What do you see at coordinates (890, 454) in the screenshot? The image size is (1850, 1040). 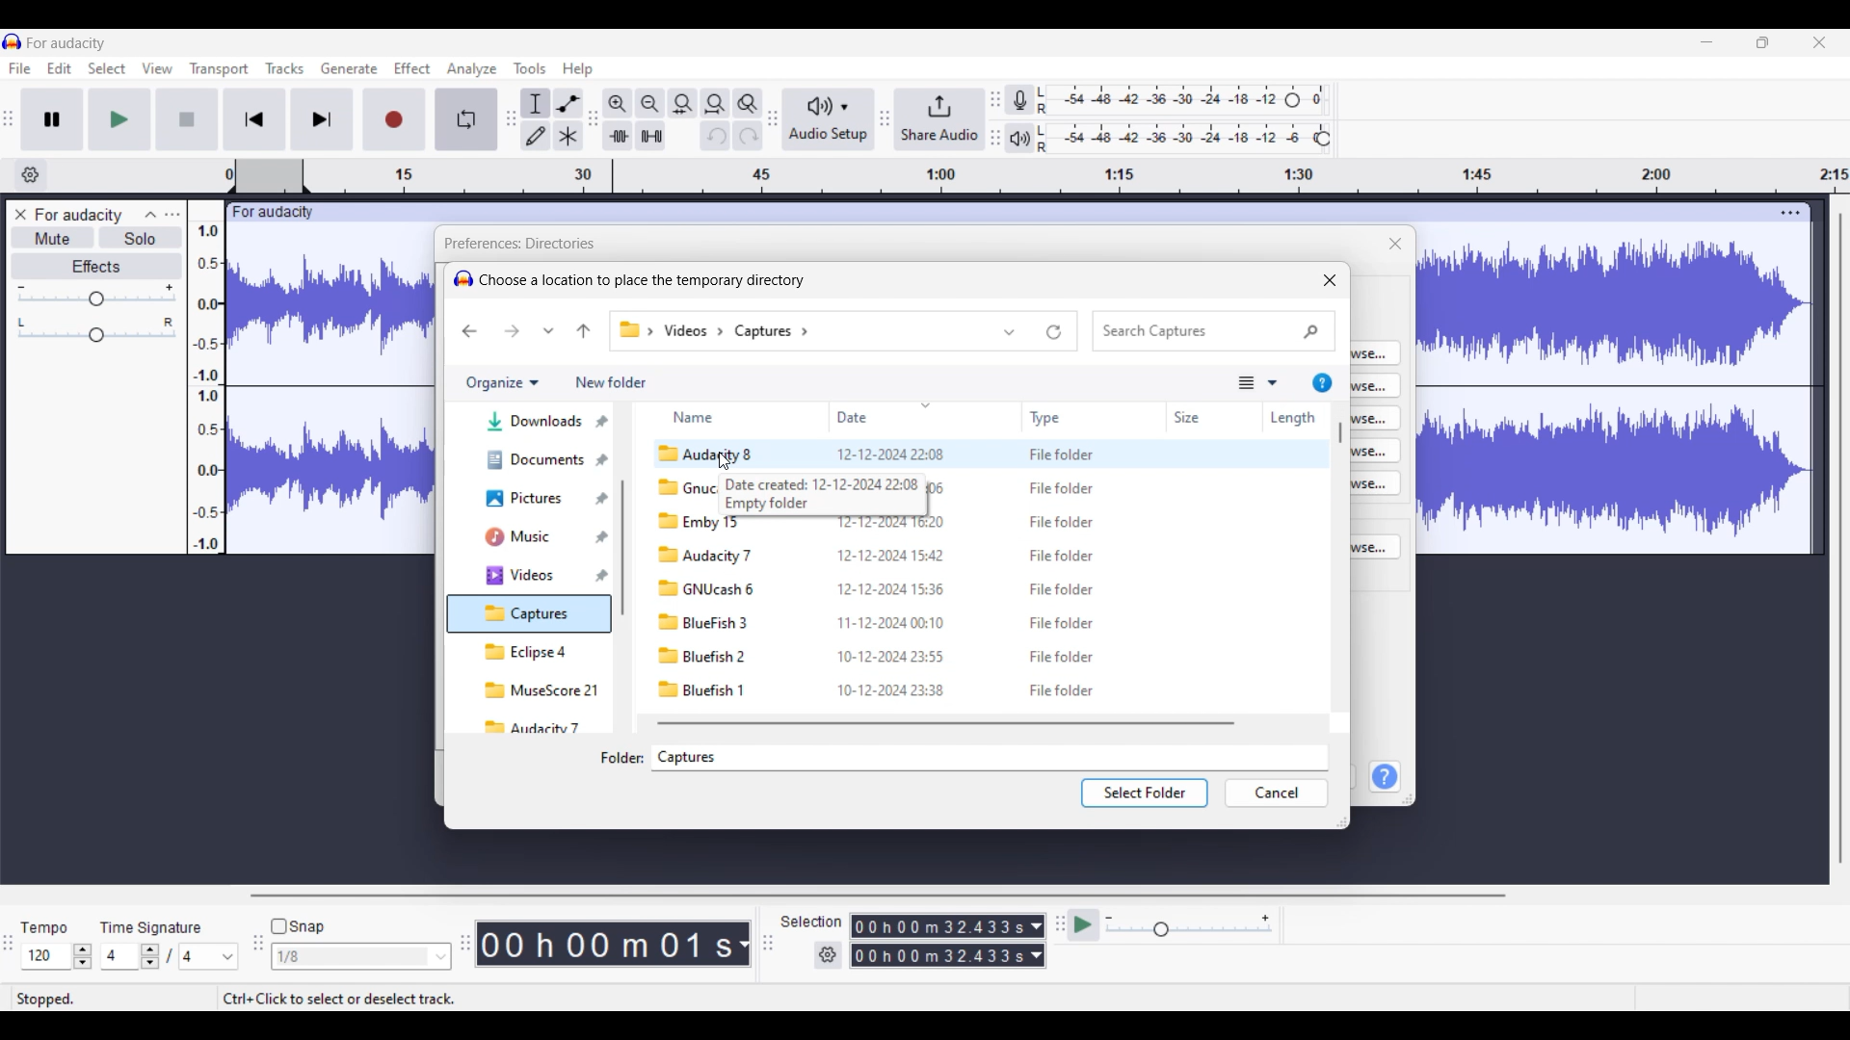 I see `12-12-2024 22:08` at bounding box center [890, 454].